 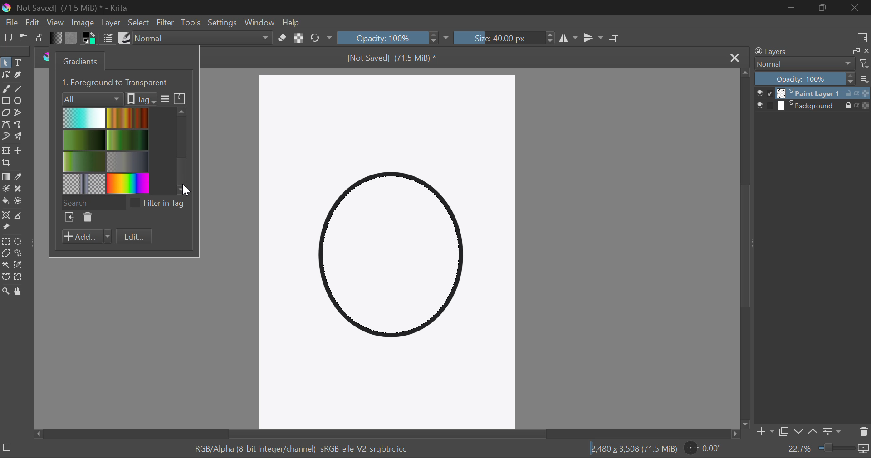 What do you see at coordinates (128, 118) in the screenshot?
I see `Brown Gradient` at bounding box center [128, 118].